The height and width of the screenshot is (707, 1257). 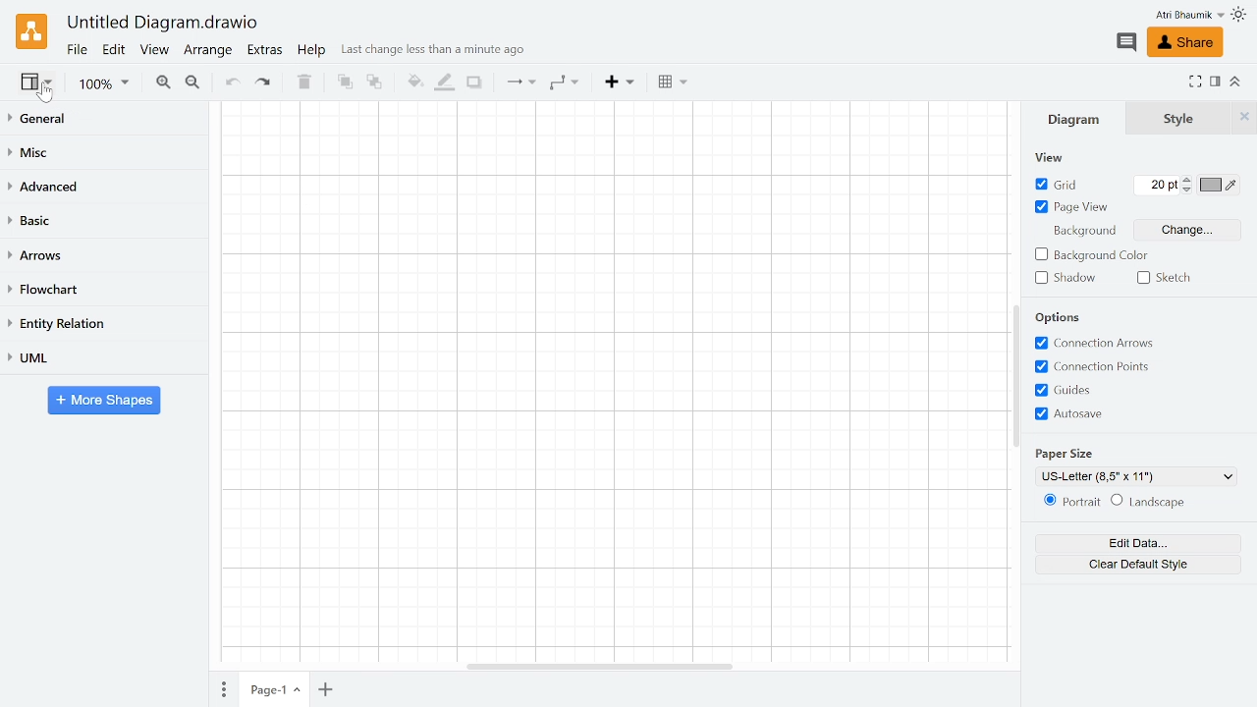 What do you see at coordinates (77, 50) in the screenshot?
I see `File` at bounding box center [77, 50].